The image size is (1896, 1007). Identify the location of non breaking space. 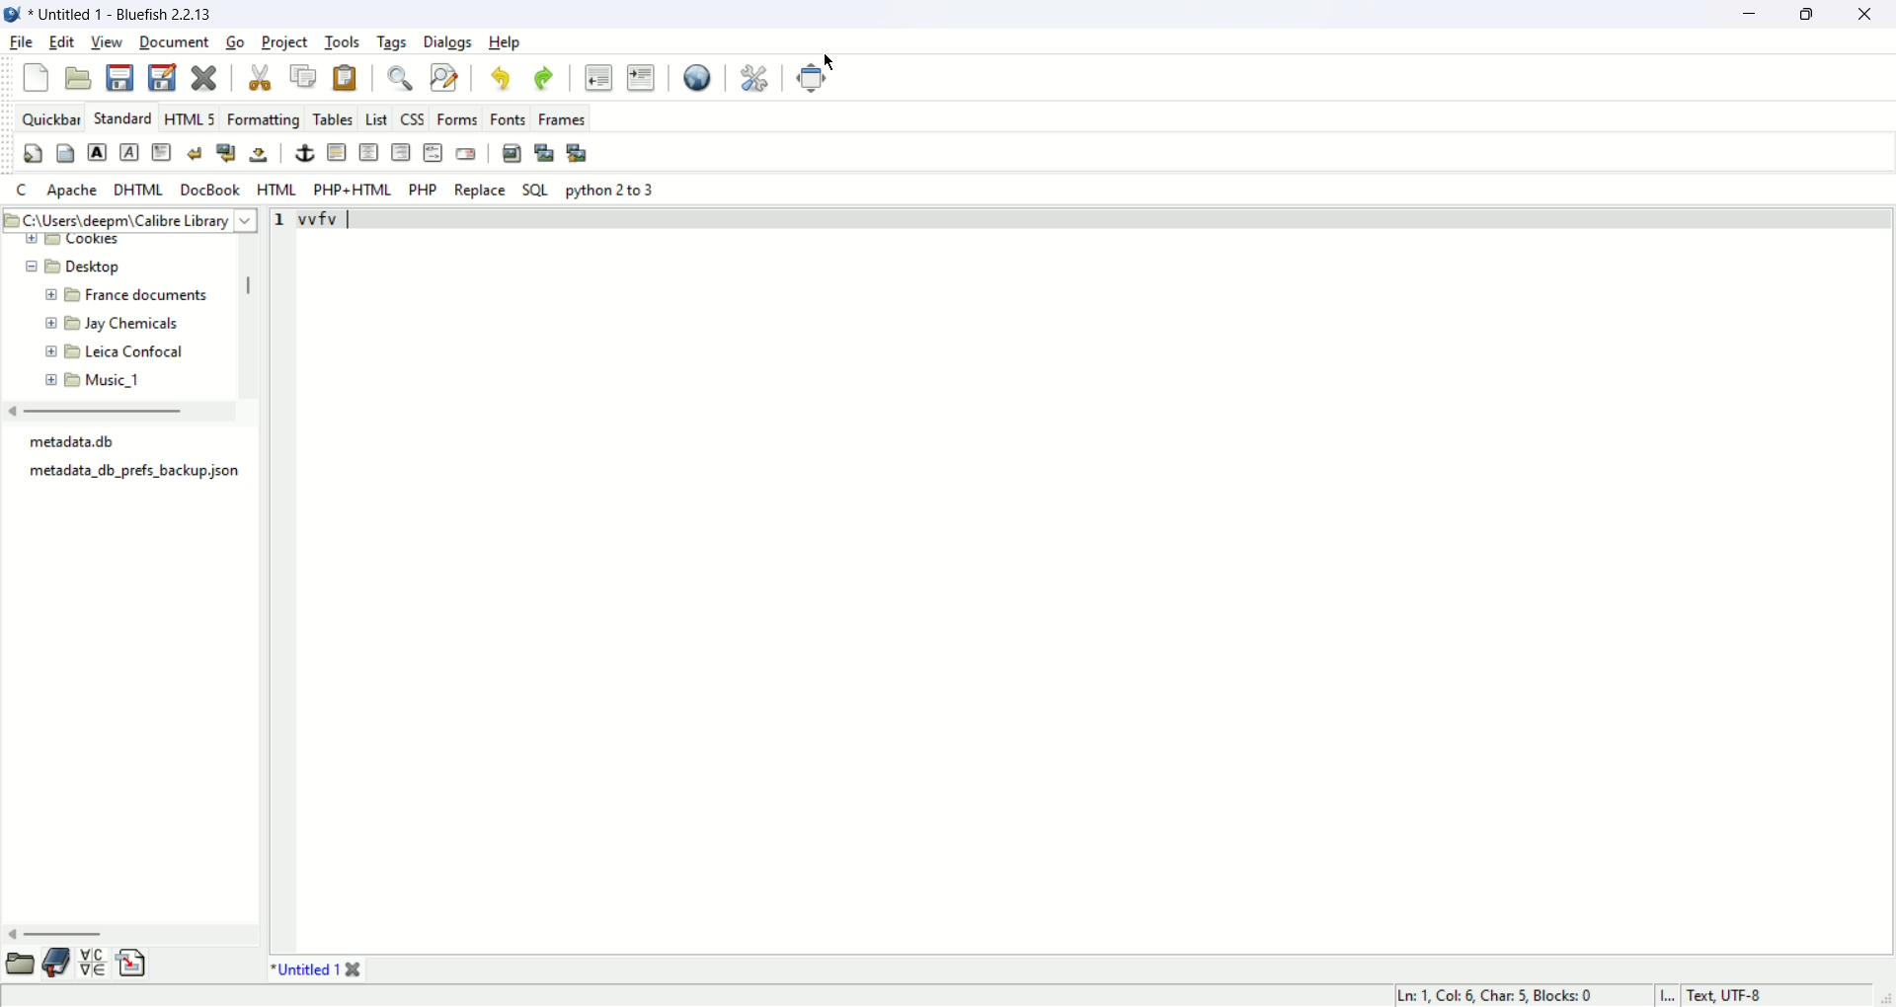
(261, 155).